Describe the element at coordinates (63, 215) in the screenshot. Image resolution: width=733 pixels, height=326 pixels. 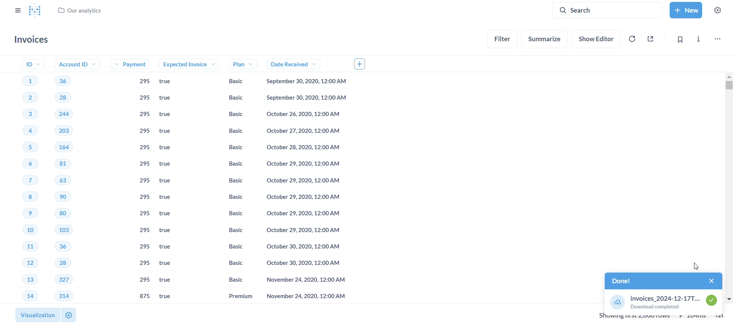
I see `80` at that location.